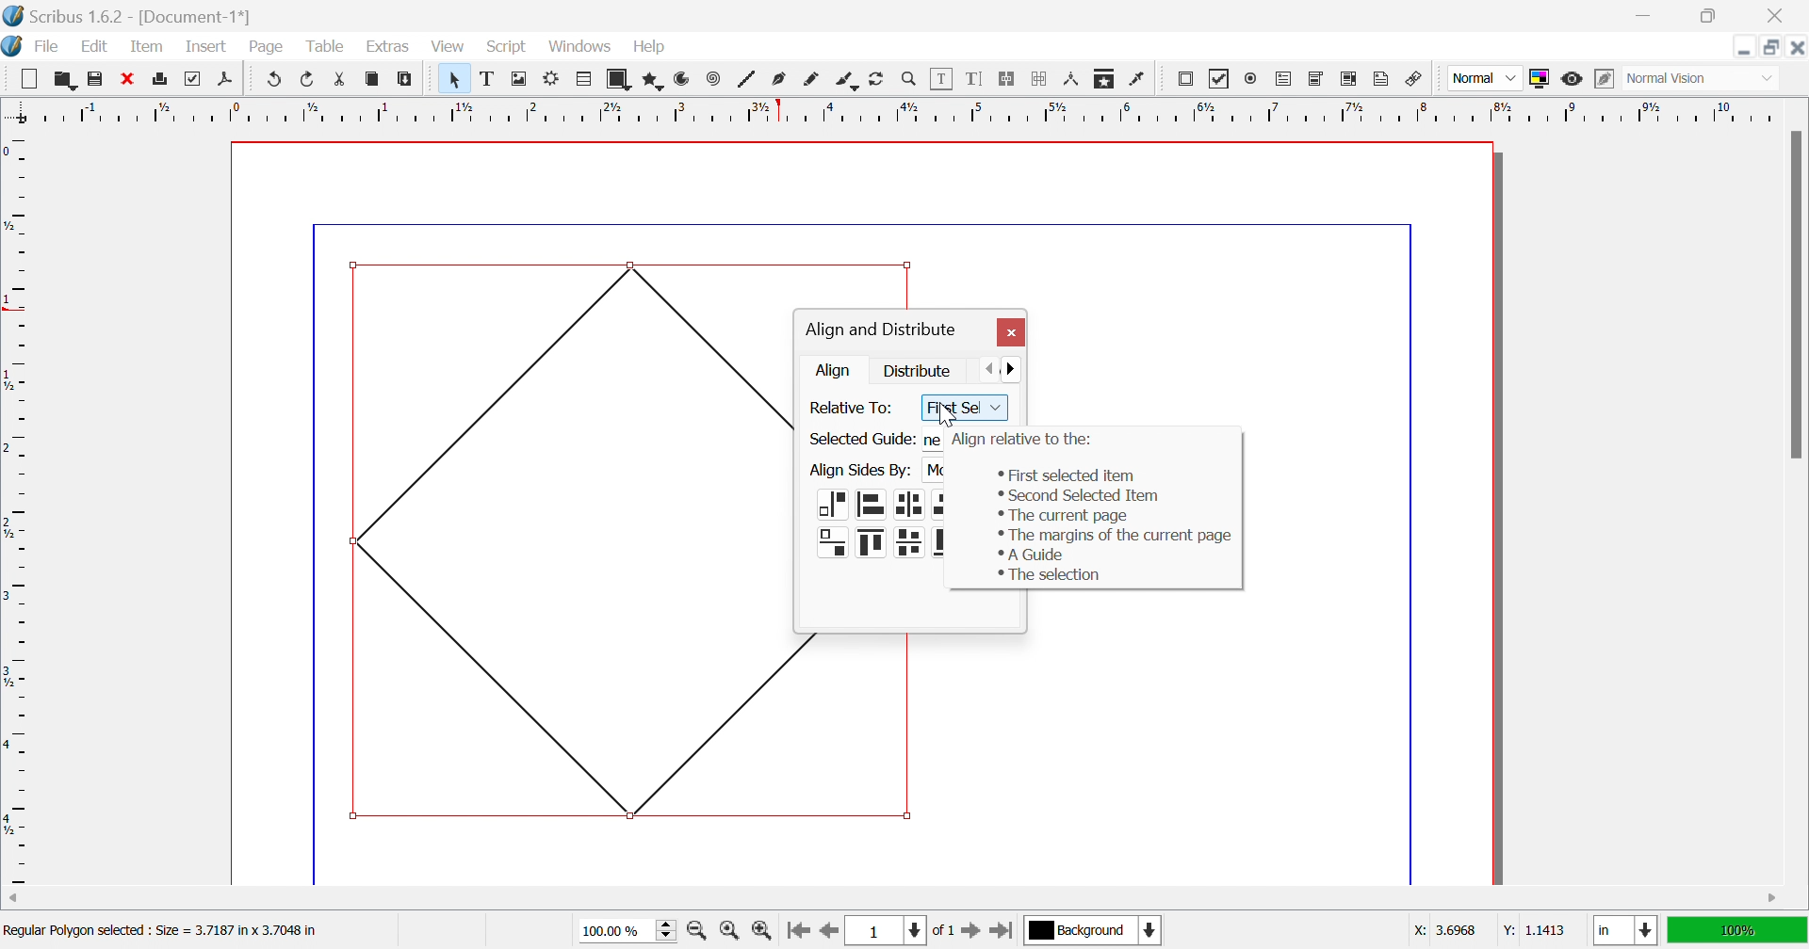 This screenshot has height=949, width=1809. Describe the element at coordinates (551, 77) in the screenshot. I see `Render frame` at that location.